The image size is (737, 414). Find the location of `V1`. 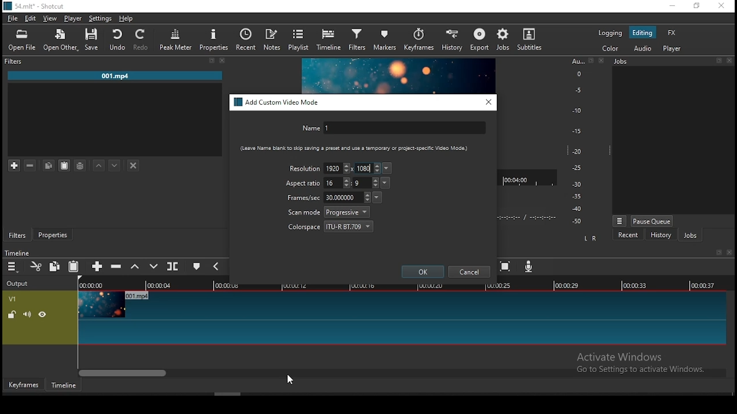

V1 is located at coordinates (12, 299).